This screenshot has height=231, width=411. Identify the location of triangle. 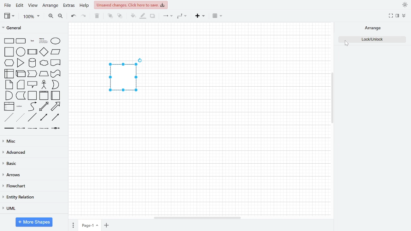
(21, 62).